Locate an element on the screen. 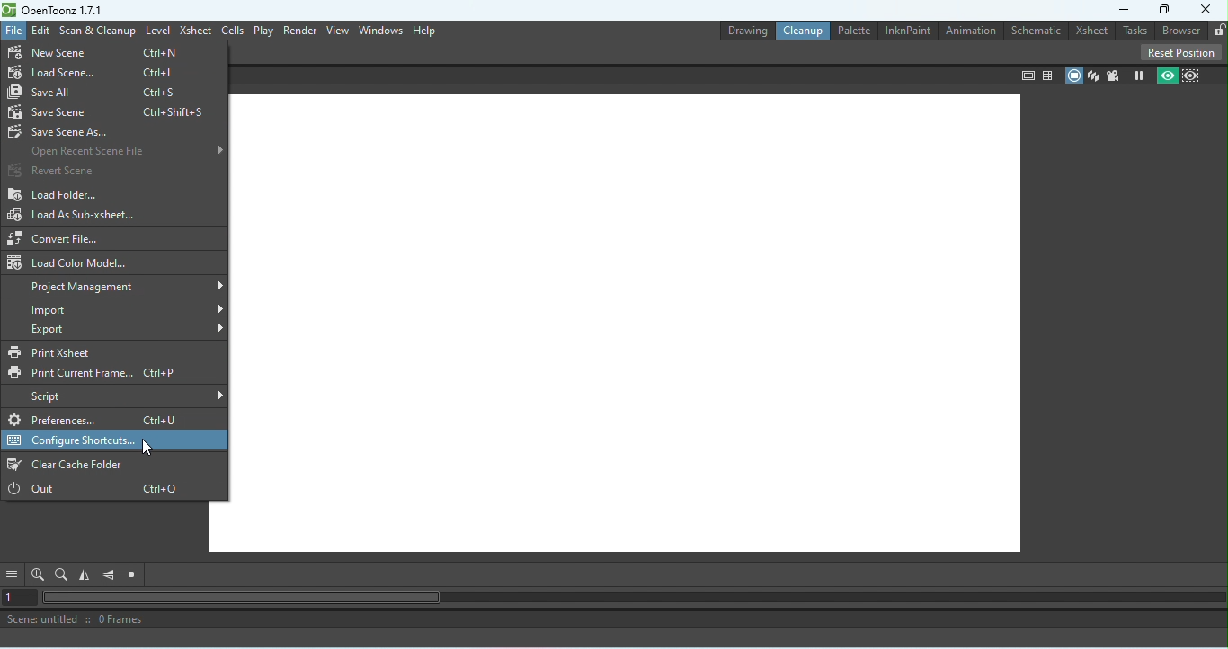 The width and height of the screenshot is (1228, 649). Cursor is located at coordinates (147, 448).